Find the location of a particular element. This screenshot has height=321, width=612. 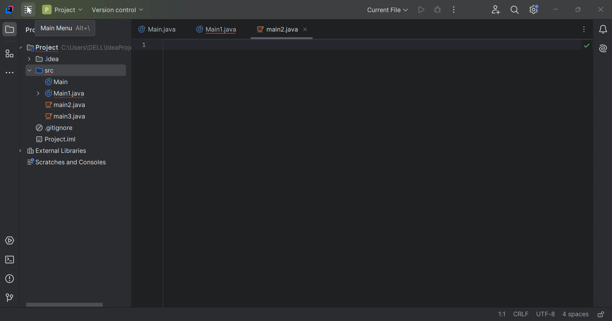

crlf is located at coordinates (522, 314).